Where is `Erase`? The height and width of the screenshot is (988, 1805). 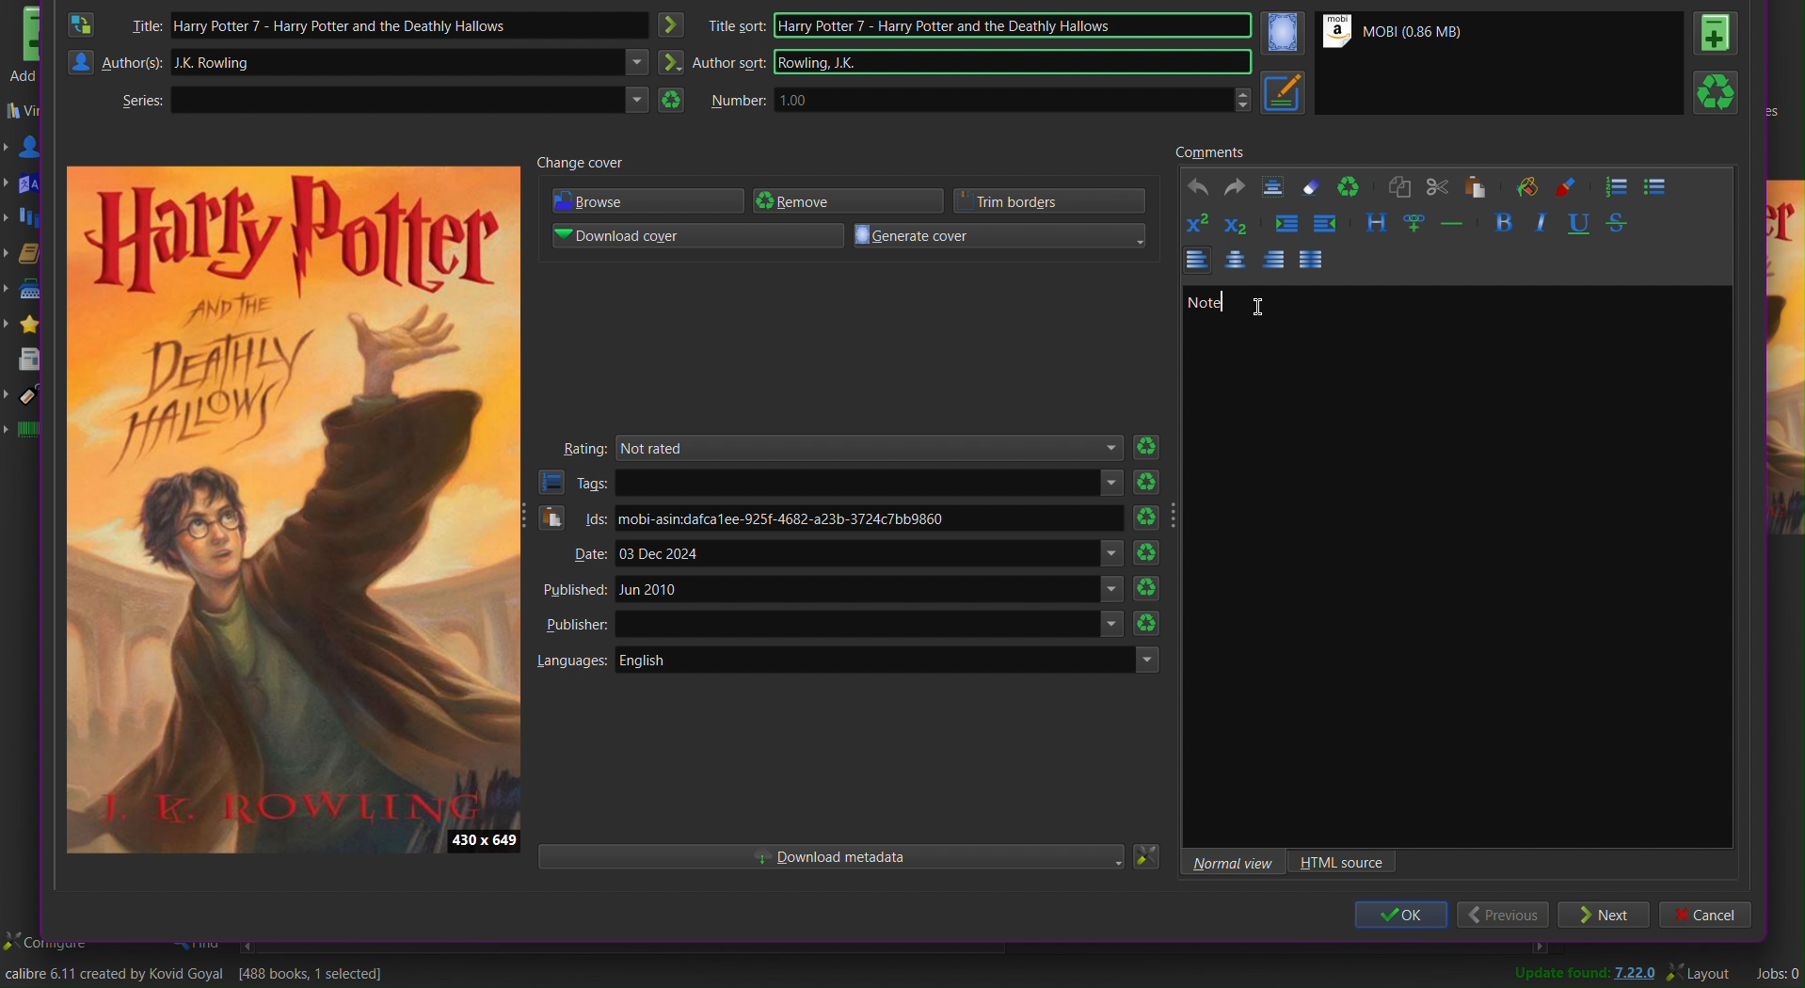 Erase is located at coordinates (1310, 183).